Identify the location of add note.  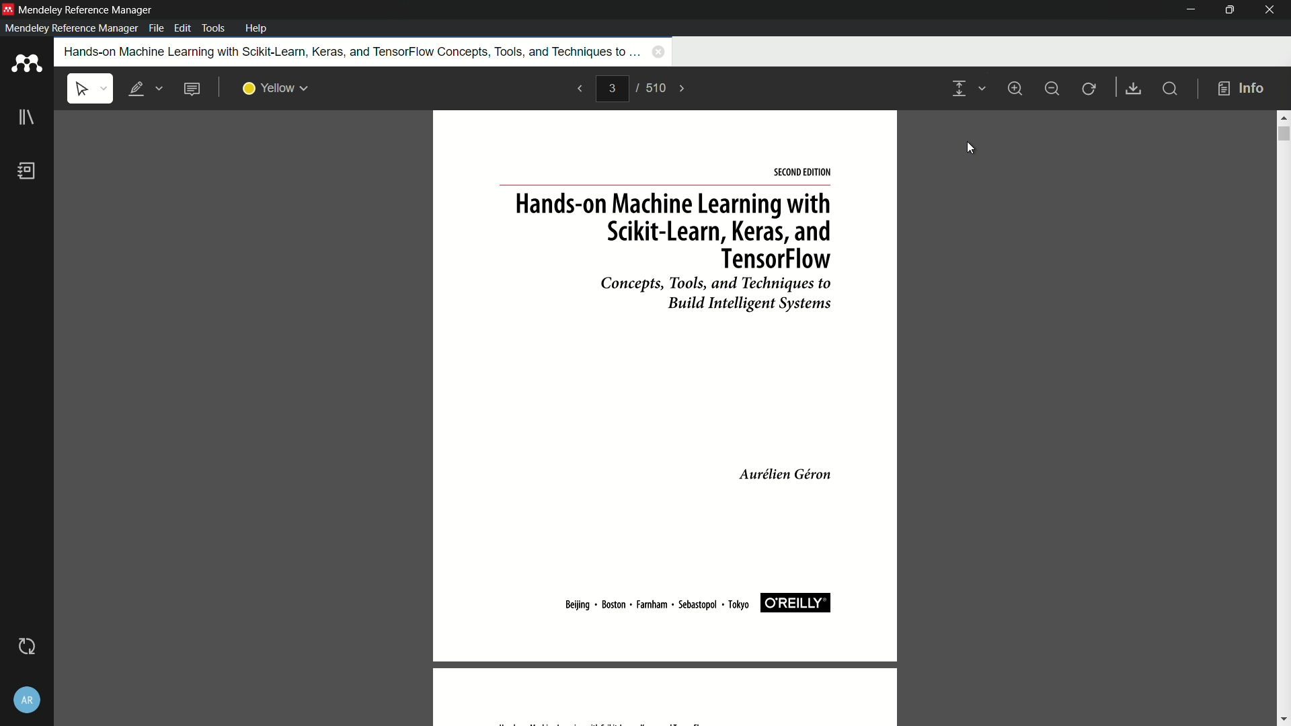
(192, 89).